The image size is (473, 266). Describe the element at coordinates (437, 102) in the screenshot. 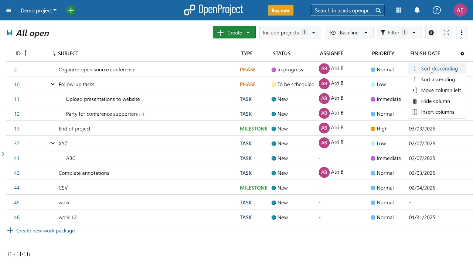

I see `hide column` at that location.